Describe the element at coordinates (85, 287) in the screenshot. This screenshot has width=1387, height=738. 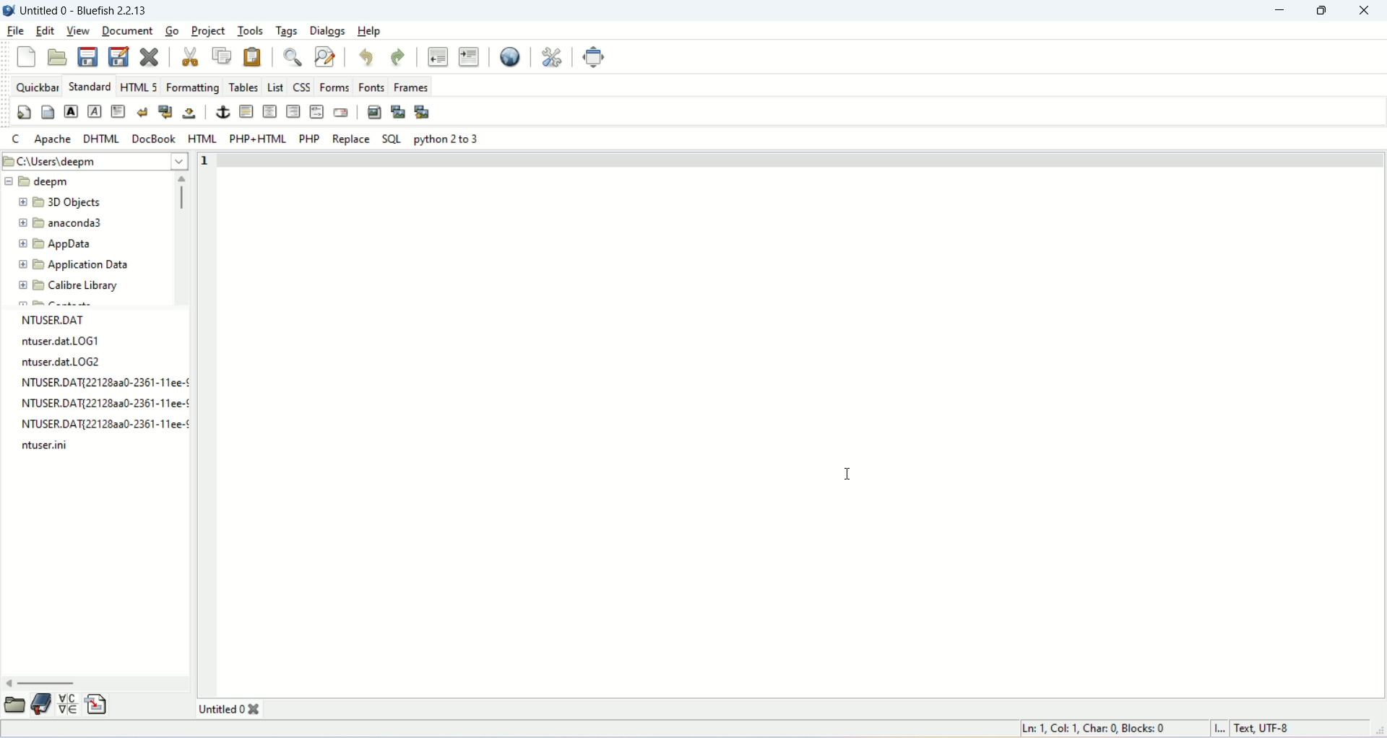
I see `Calibre Library` at that location.